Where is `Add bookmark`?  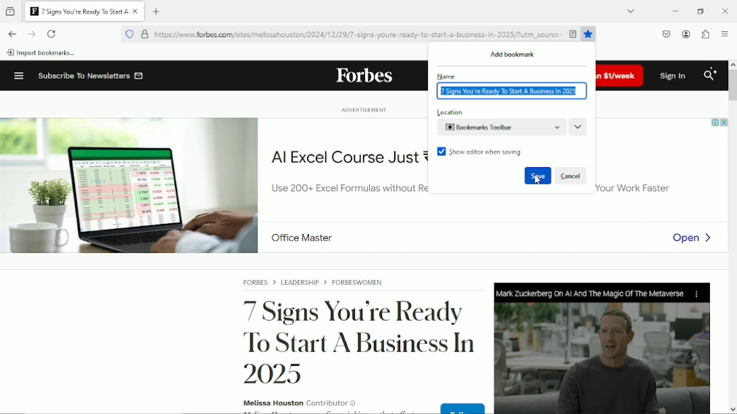 Add bookmark is located at coordinates (514, 55).